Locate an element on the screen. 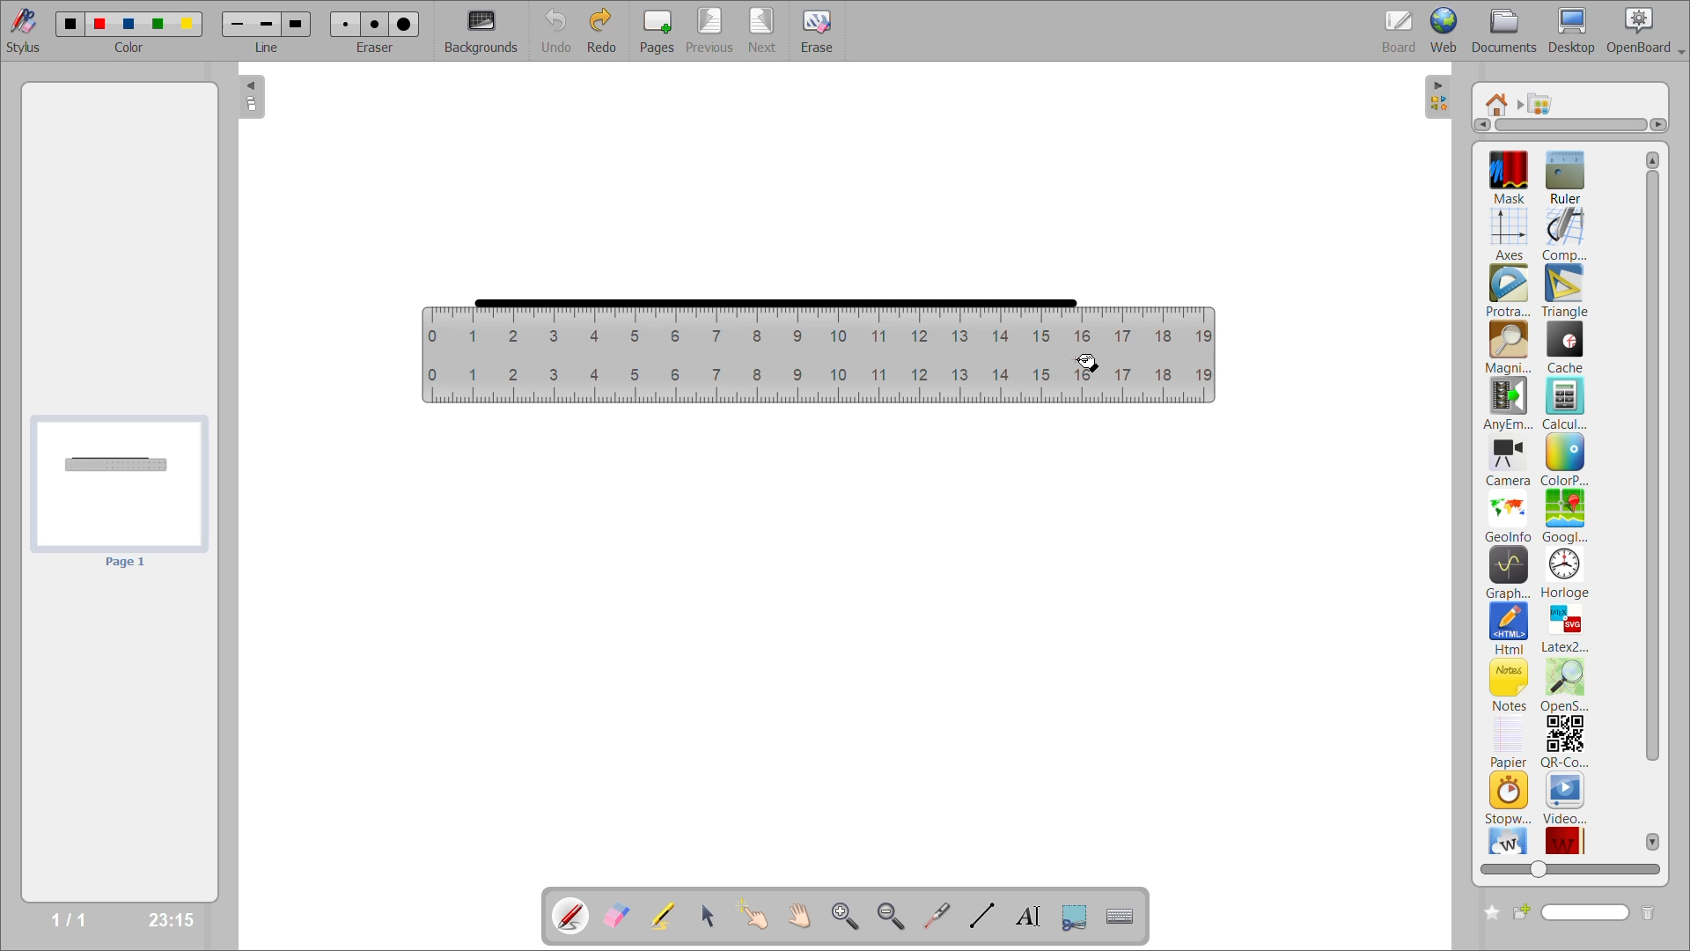  page preview is located at coordinates (116, 493).